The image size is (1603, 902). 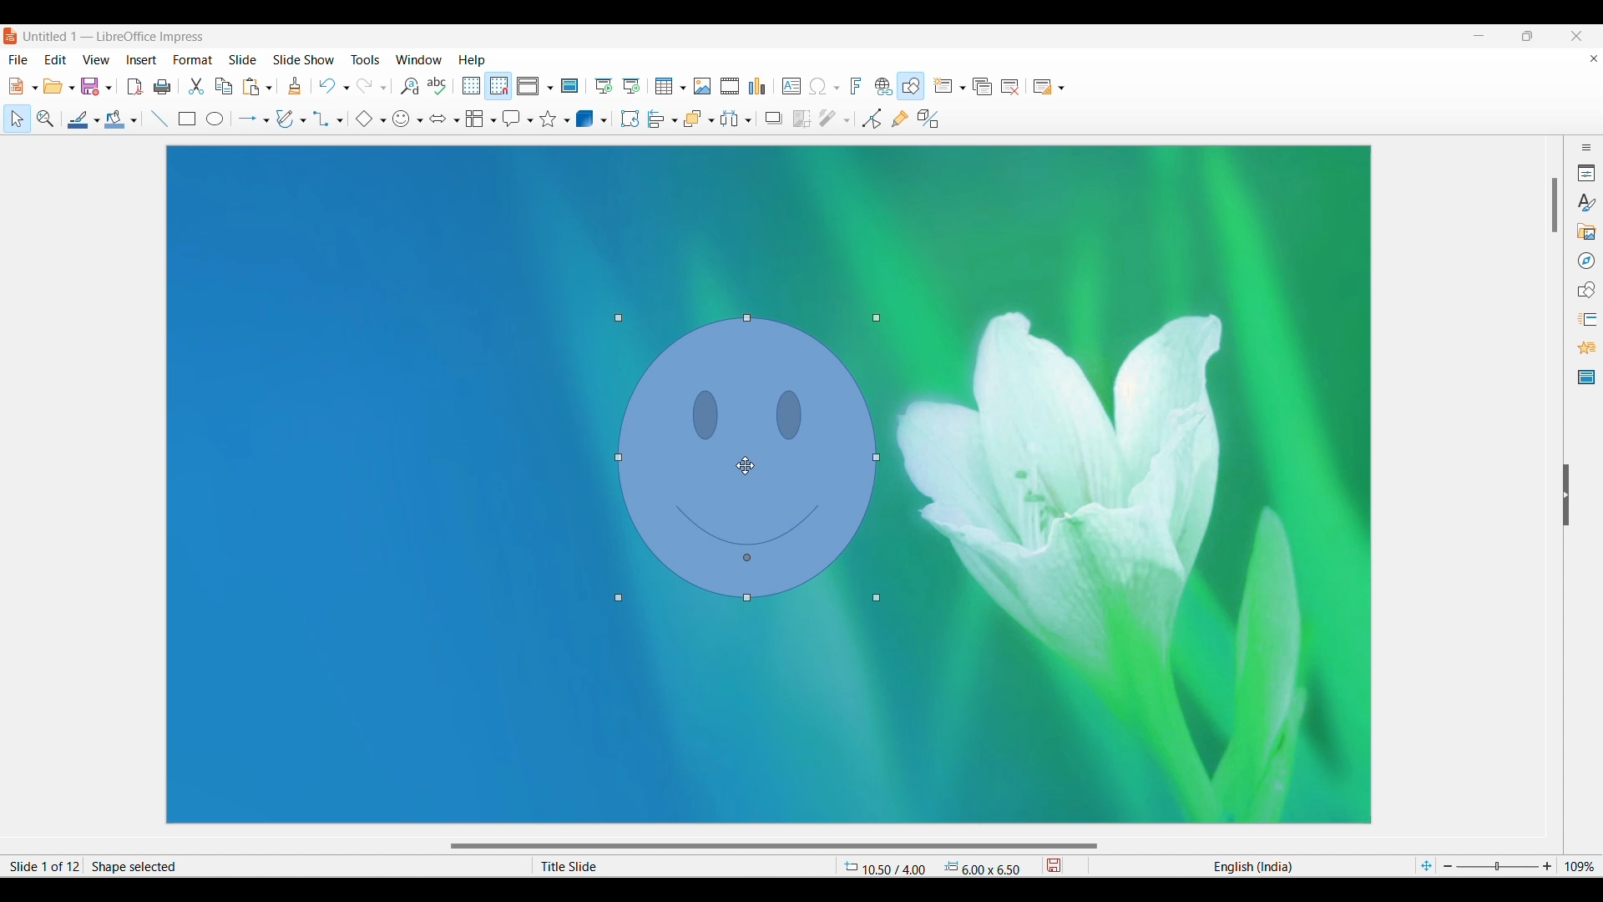 I want to click on Insert tabel, so click(x=670, y=86).